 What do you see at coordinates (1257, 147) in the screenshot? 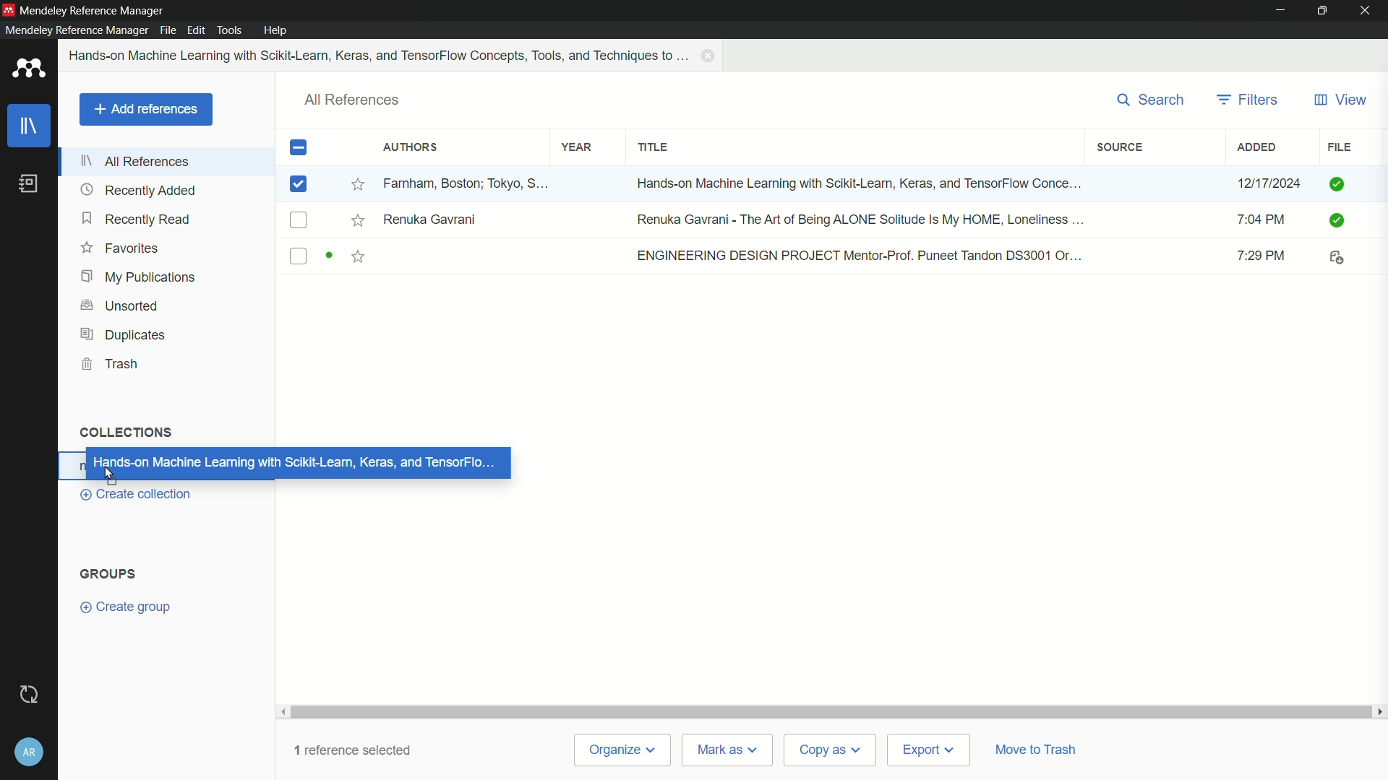
I see `added` at bounding box center [1257, 147].